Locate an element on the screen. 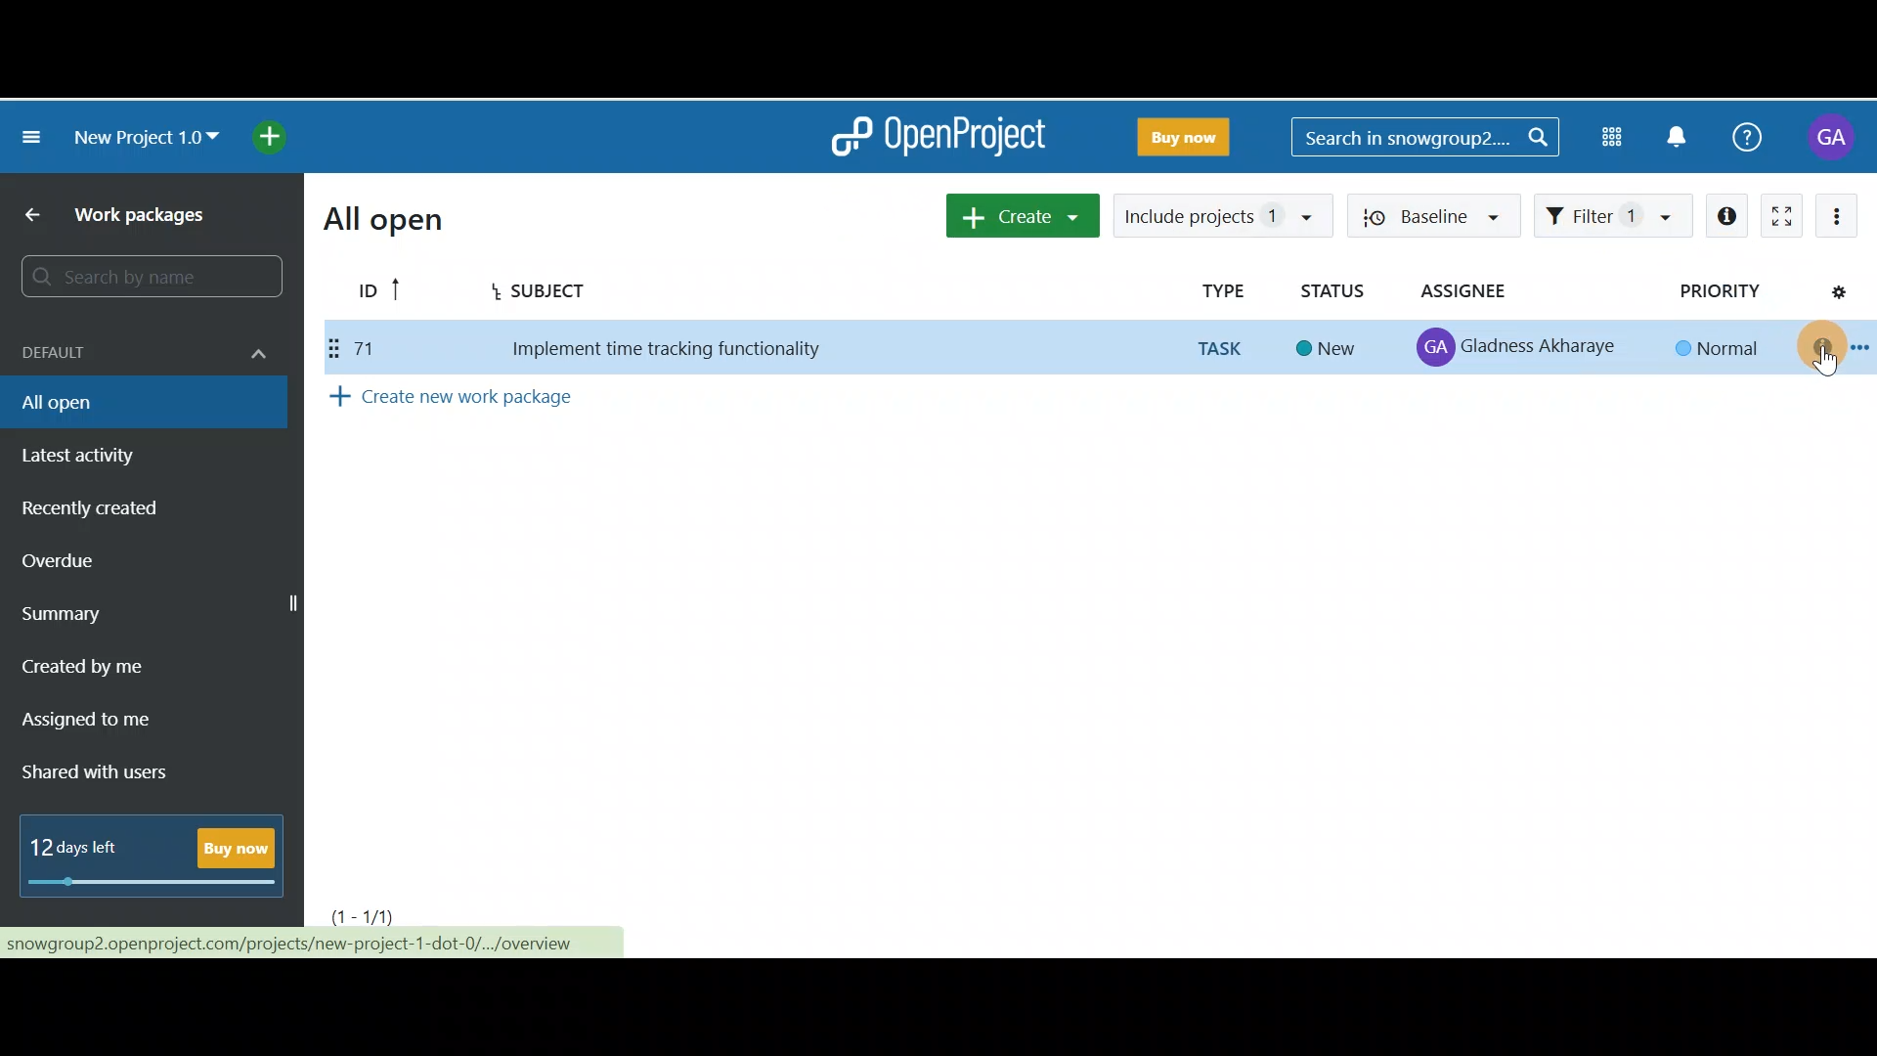 Image resolution: width=1877 pixels, height=1056 pixels. Notification centre is located at coordinates (1688, 136).